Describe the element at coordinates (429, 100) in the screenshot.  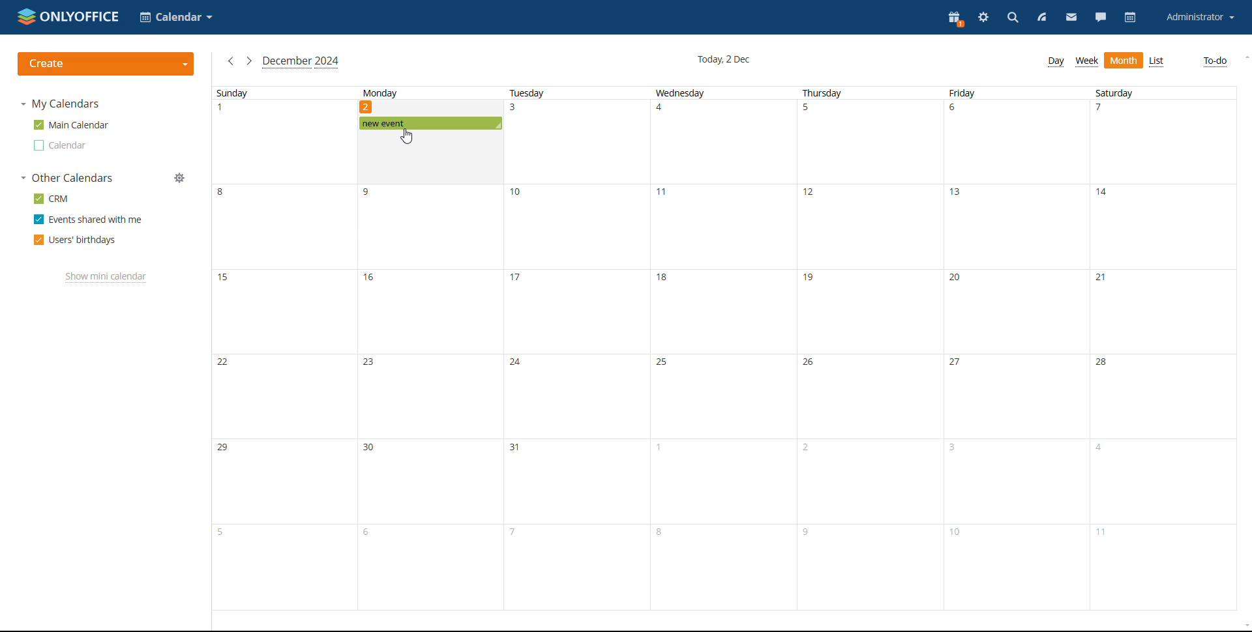
I see `monday` at that location.